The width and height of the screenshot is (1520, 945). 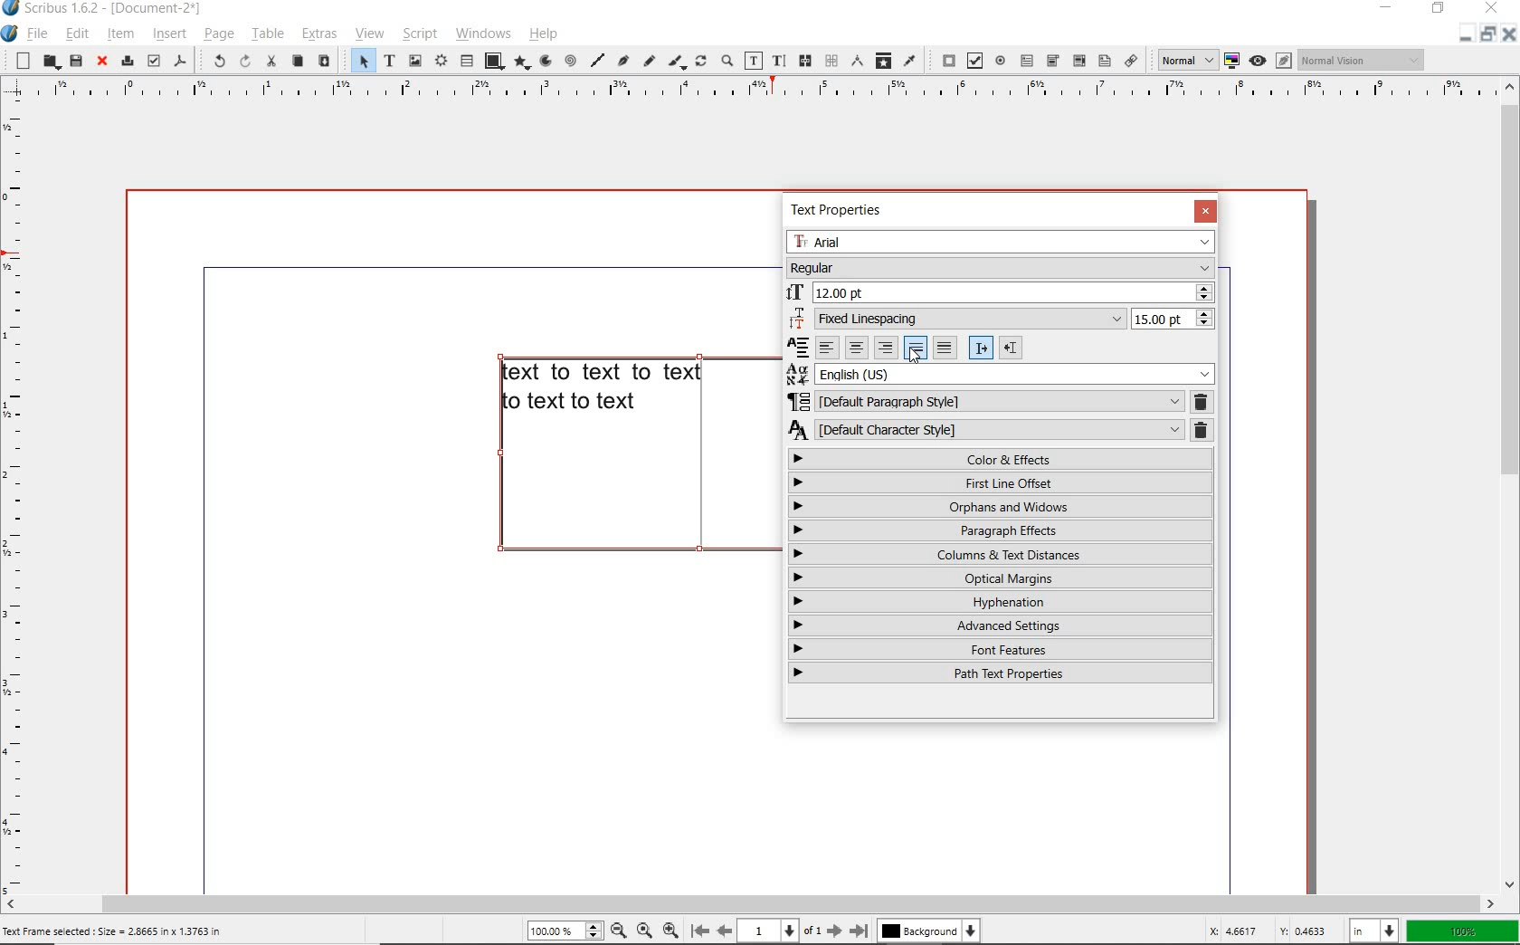 What do you see at coordinates (700, 931) in the screenshot?
I see `go to first page` at bounding box center [700, 931].